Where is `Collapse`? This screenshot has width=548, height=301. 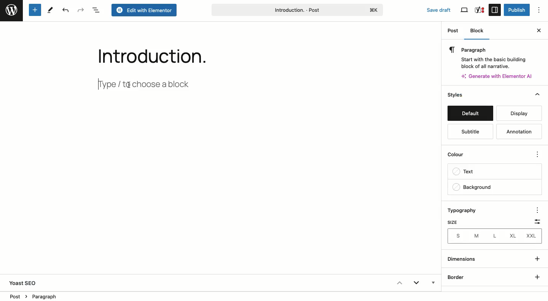
Collapse is located at coordinates (537, 95).